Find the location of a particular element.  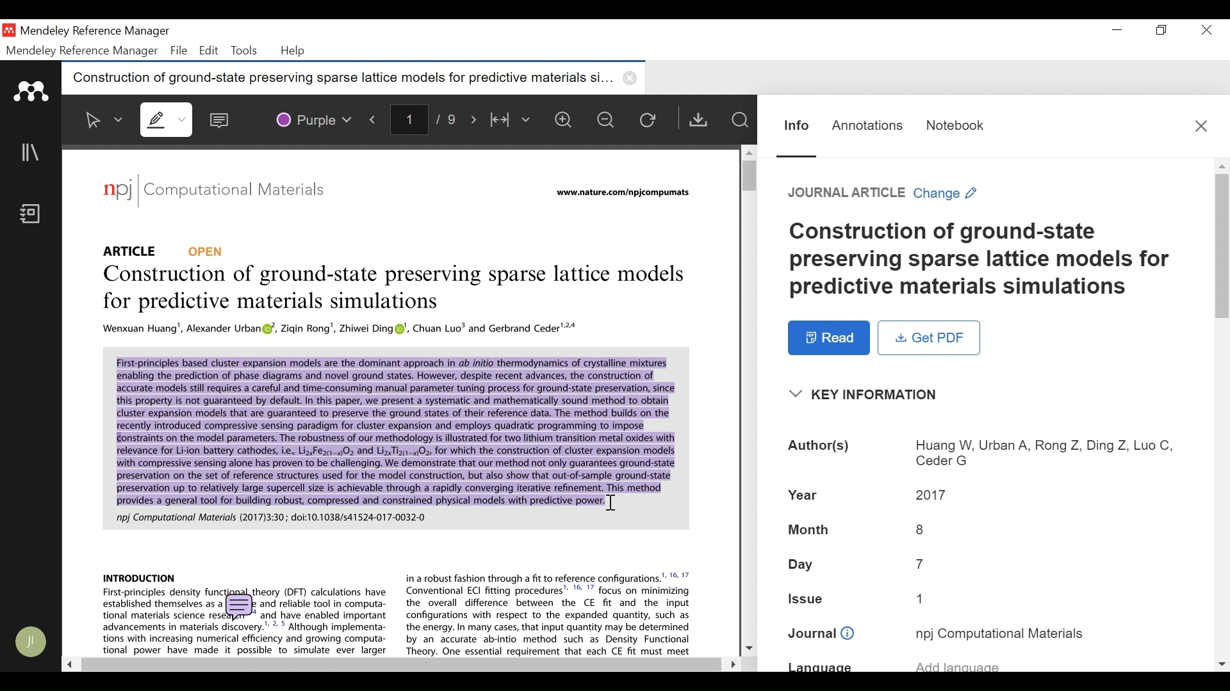

Highlights is located at coordinates (168, 119).